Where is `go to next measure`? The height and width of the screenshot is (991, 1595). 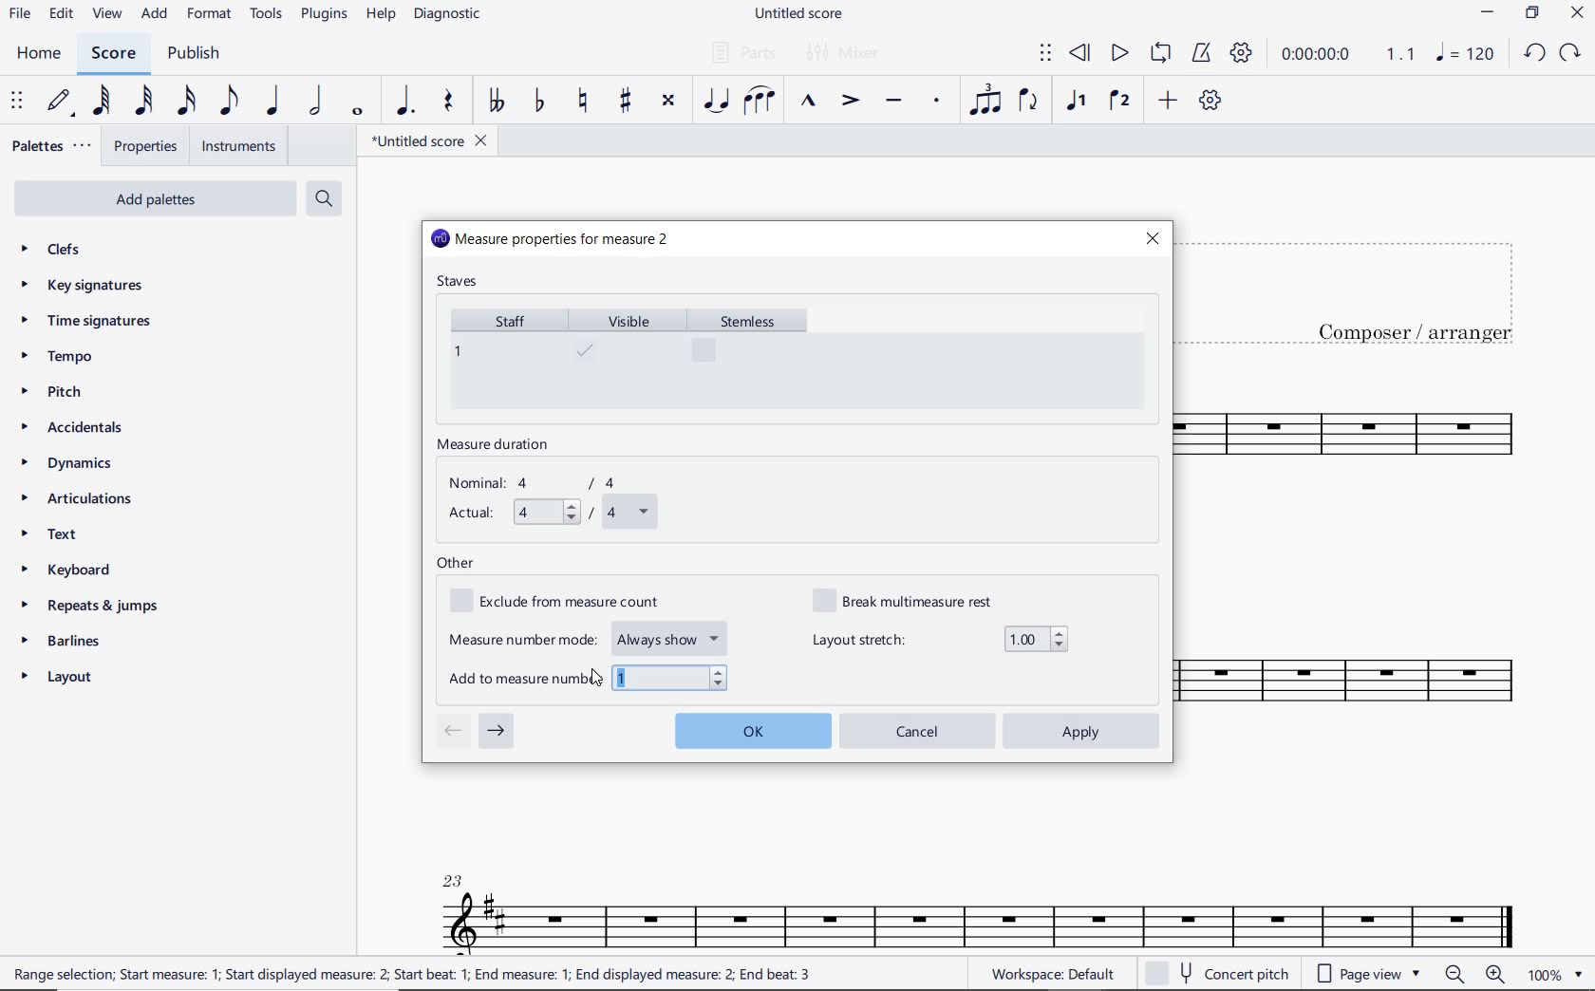 go to next measure is located at coordinates (497, 732).